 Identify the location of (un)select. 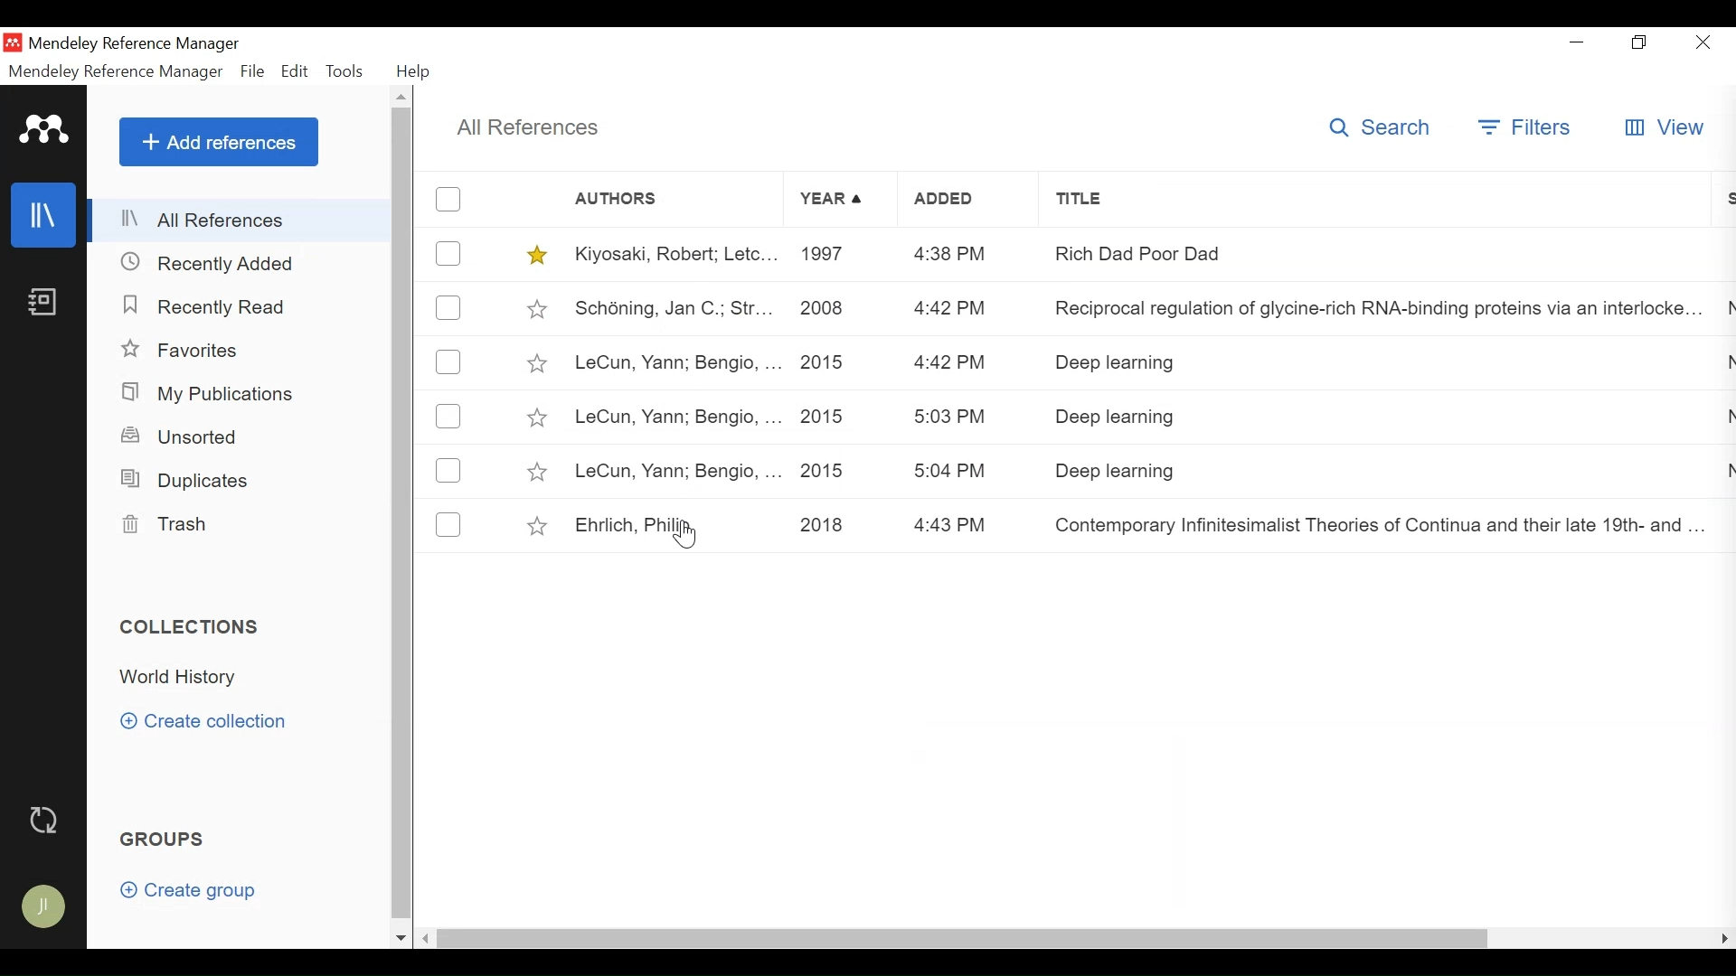
(451, 199).